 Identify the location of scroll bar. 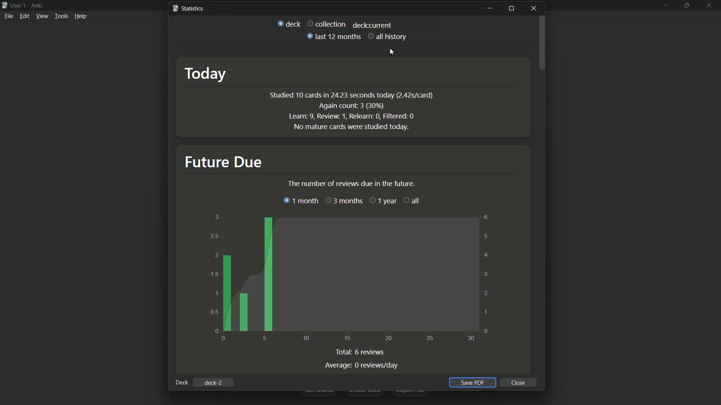
(544, 57).